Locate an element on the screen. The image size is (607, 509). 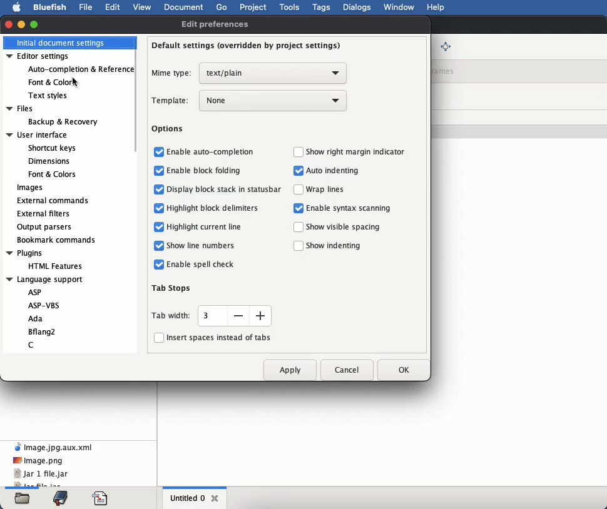
size is located at coordinates (235, 315).